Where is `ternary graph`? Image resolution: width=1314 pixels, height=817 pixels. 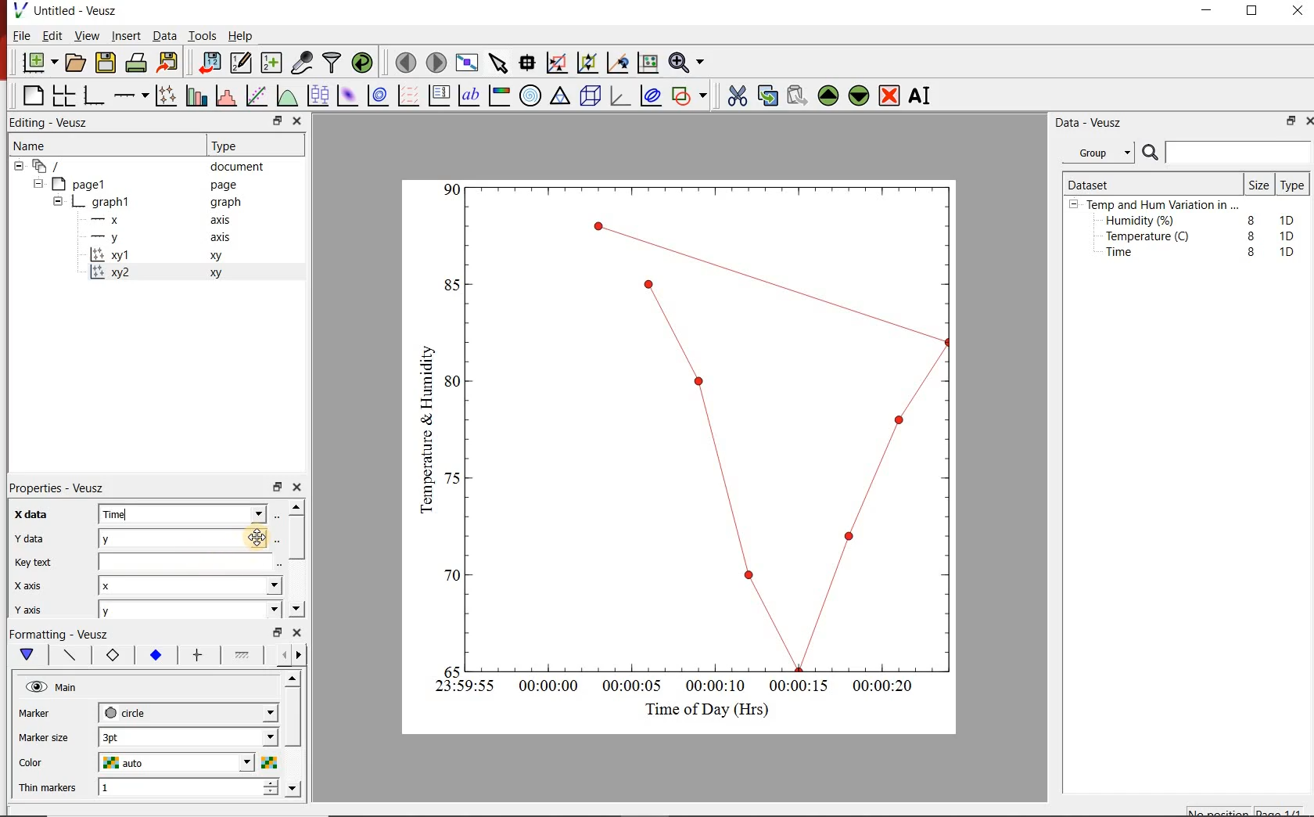
ternary graph is located at coordinates (562, 98).